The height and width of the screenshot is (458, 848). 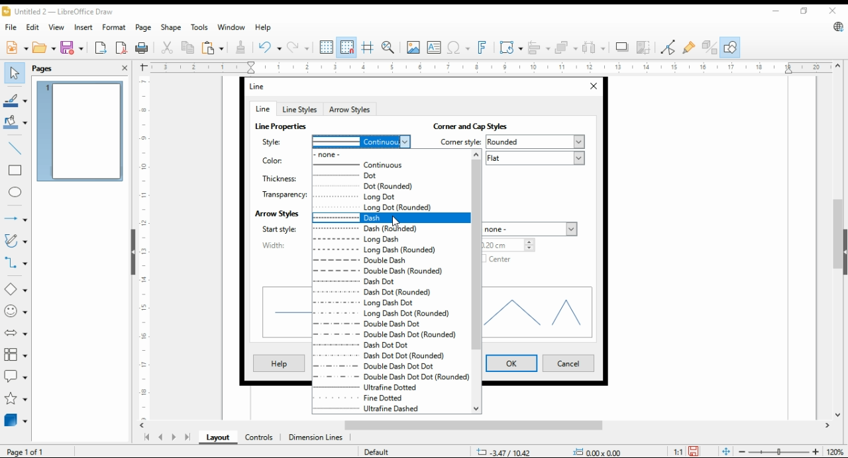 What do you see at coordinates (678, 451) in the screenshot?
I see `1:1` at bounding box center [678, 451].